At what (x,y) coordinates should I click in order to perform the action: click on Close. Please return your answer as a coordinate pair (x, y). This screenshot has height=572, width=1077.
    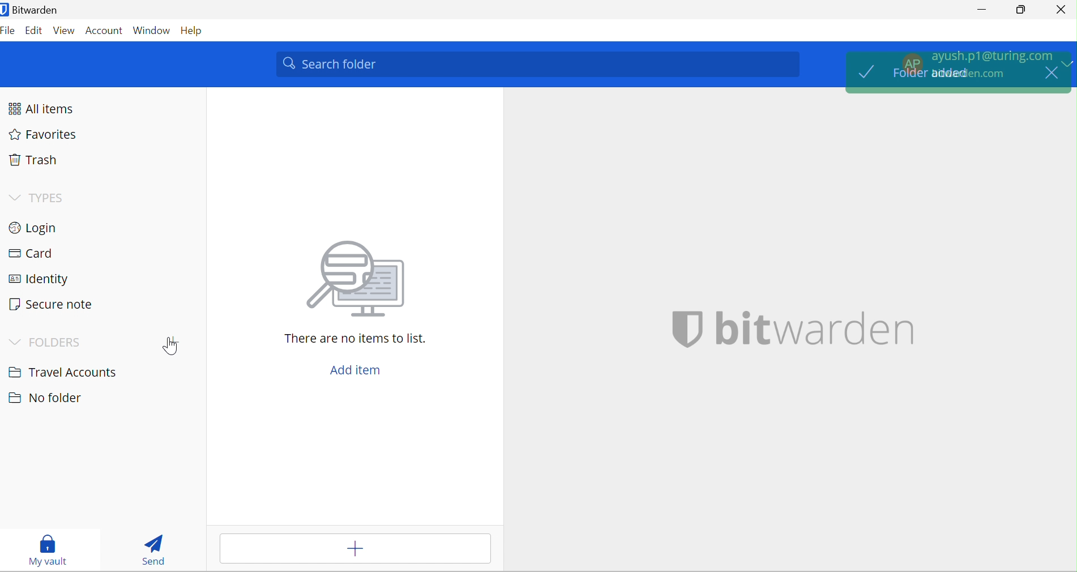
    Looking at the image, I should click on (1062, 10).